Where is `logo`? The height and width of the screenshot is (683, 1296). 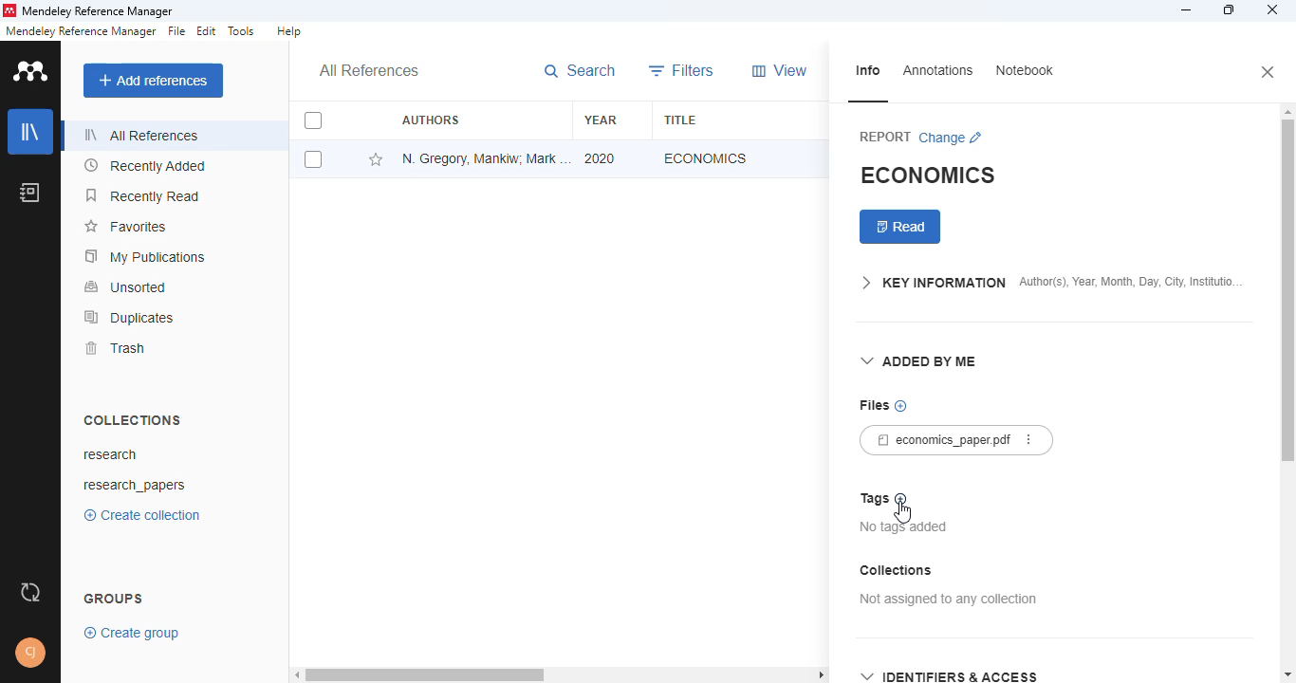
logo is located at coordinates (32, 72).